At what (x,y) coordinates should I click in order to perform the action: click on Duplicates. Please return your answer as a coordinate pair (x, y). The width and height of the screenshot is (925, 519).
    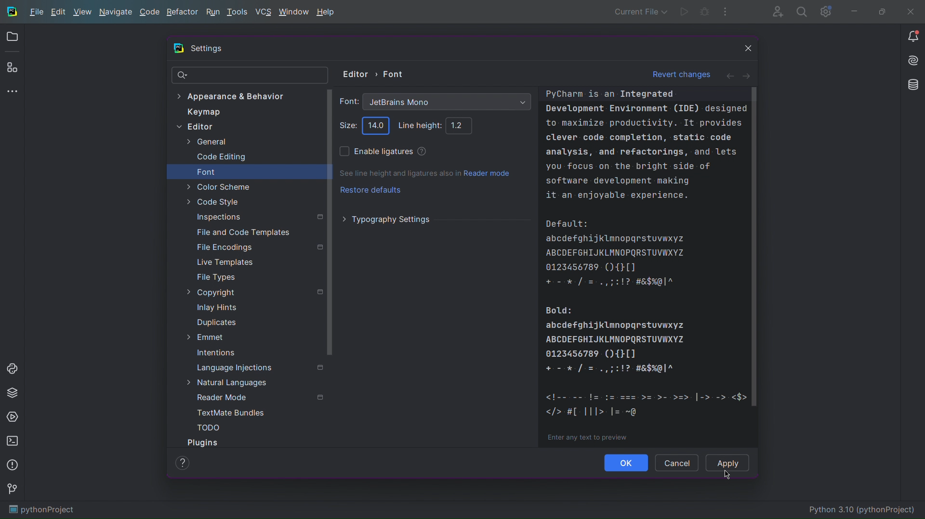
    Looking at the image, I should click on (215, 323).